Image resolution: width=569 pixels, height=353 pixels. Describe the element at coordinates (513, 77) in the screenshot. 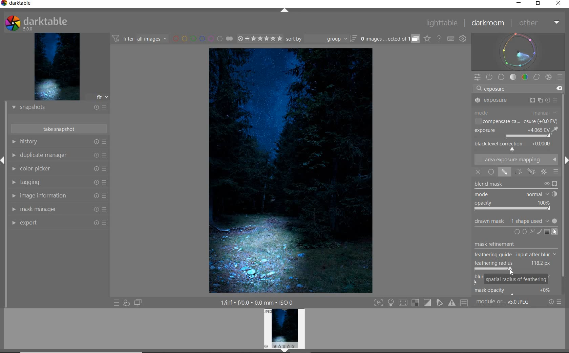

I see `TONE` at that location.